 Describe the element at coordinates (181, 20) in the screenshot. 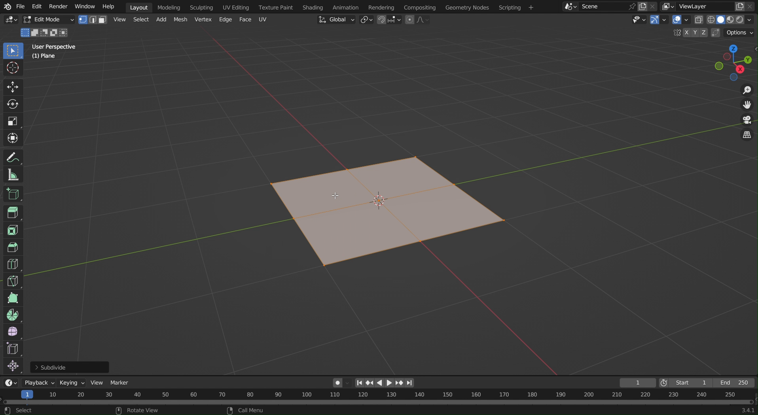

I see `Mesh` at that location.